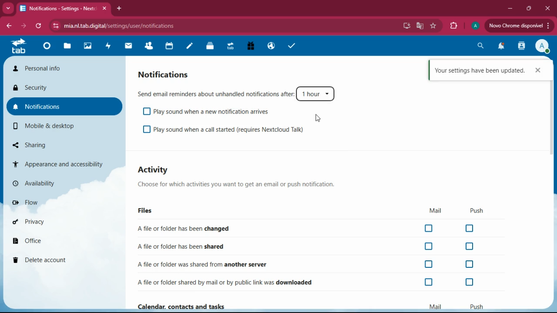 Image resolution: width=557 pixels, height=313 pixels. Describe the element at coordinates (65, 9) in the screenshot. I see `tab` at that location.